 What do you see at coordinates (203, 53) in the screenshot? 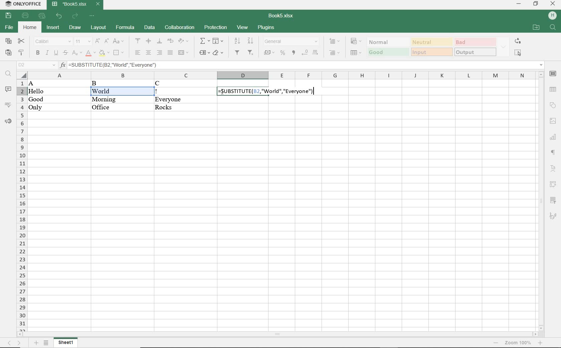
I see `named ranges` at bounding box center [203, 53].